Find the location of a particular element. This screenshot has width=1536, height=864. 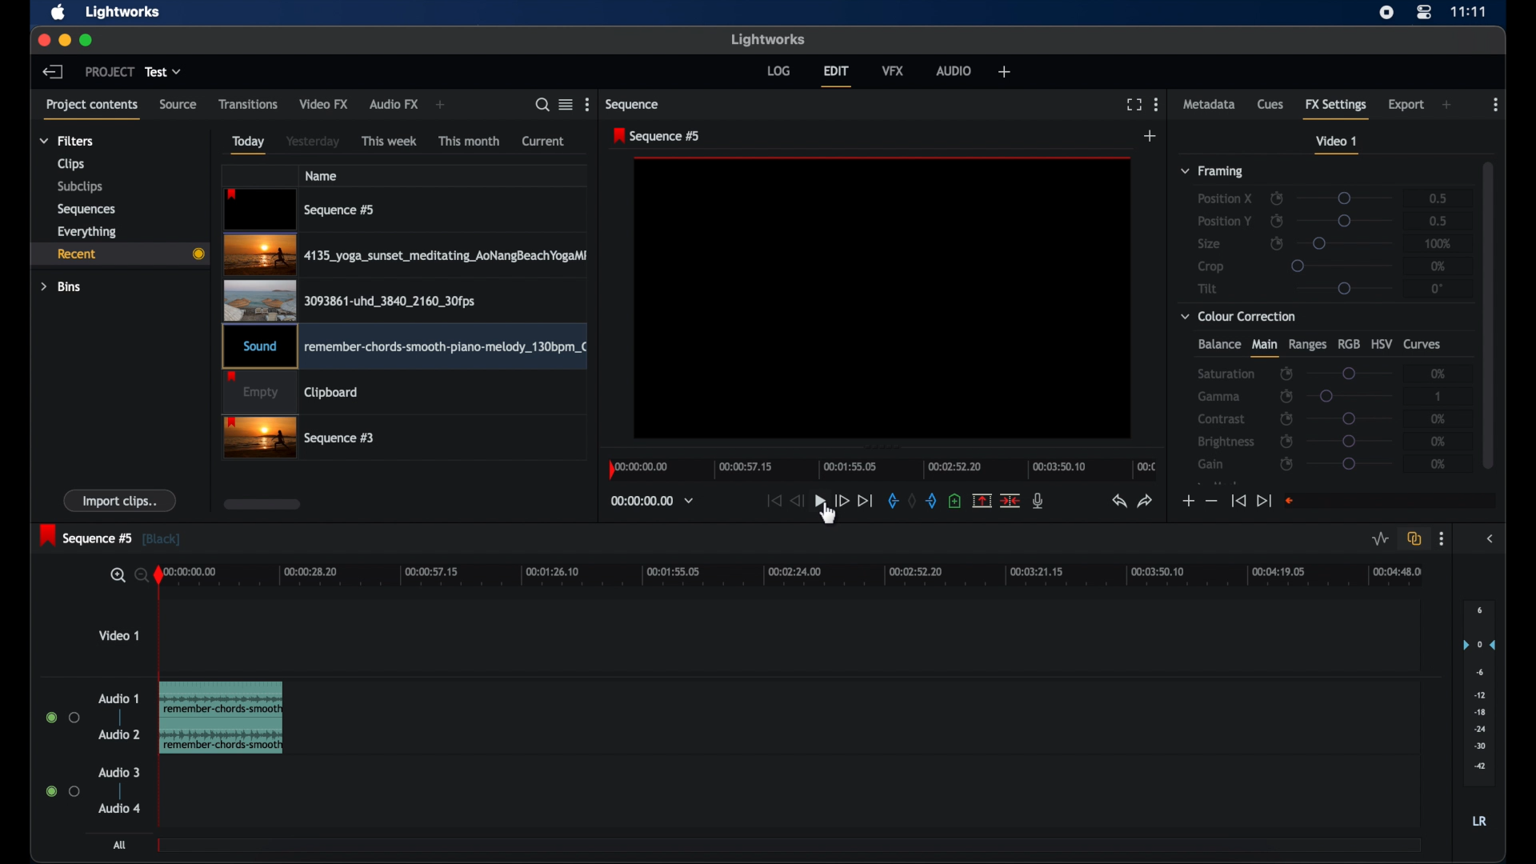

project contents is located at coordinates (93, 110).